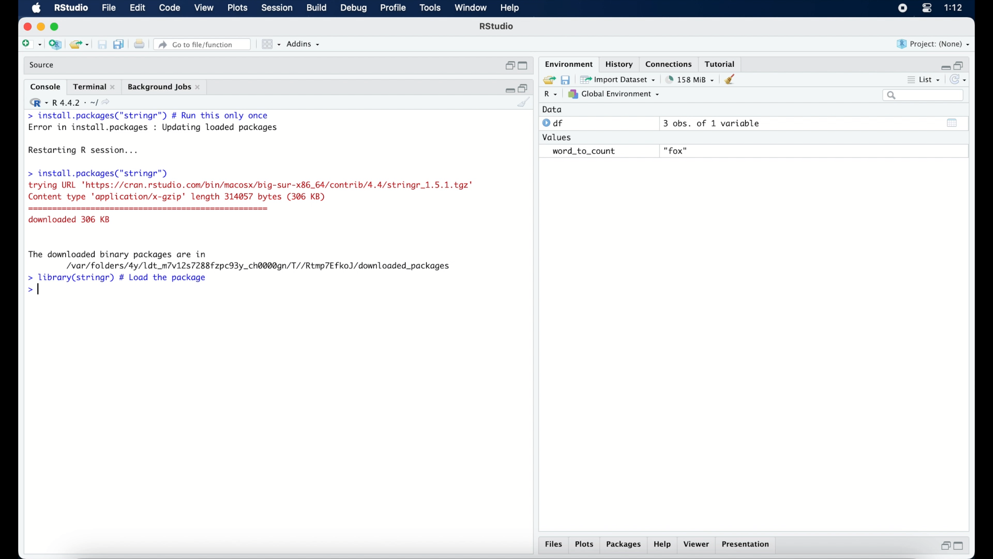 Image resolution: width=993 pixels, height=559 pixels. Describe the element at coordinates (55, 45) in the screenshot. I see `create new project` at that location.